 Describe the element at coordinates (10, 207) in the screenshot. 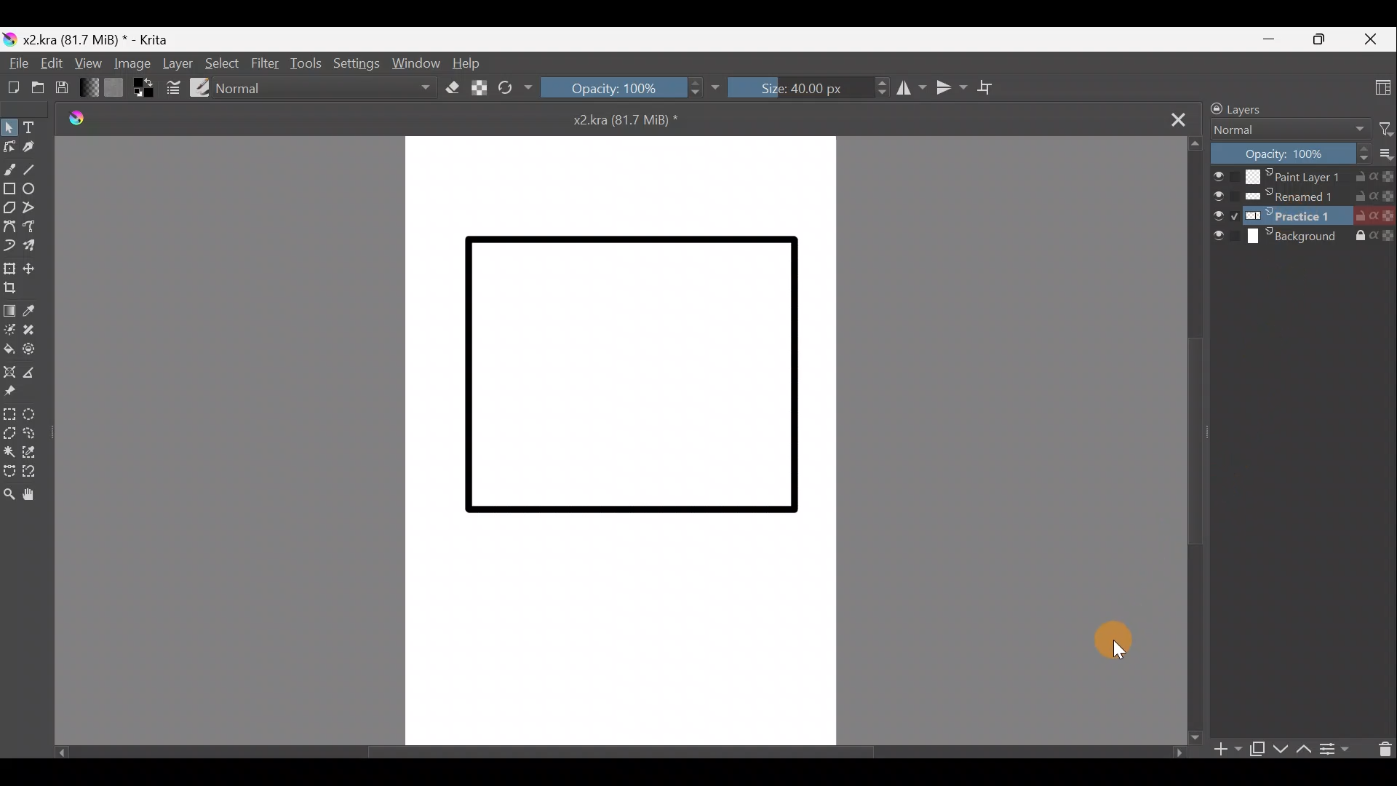

I see `Polygon tool` at that location.